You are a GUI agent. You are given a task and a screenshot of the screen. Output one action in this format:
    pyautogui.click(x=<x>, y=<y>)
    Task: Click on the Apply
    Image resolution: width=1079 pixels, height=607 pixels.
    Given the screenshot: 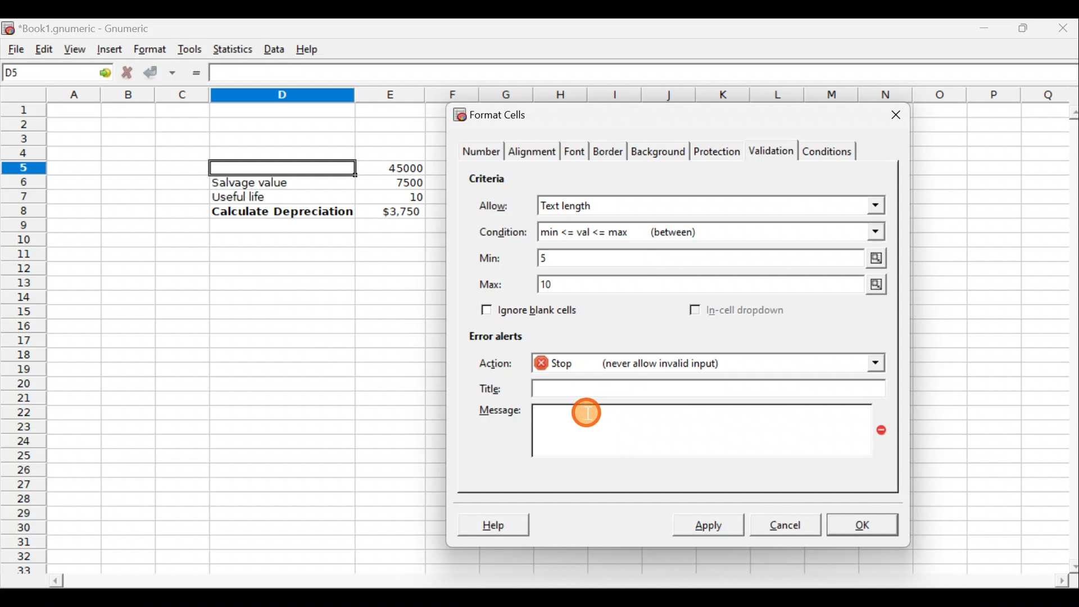 What is the action you would take?
    pyautogui.click(x=713, y=524)
    